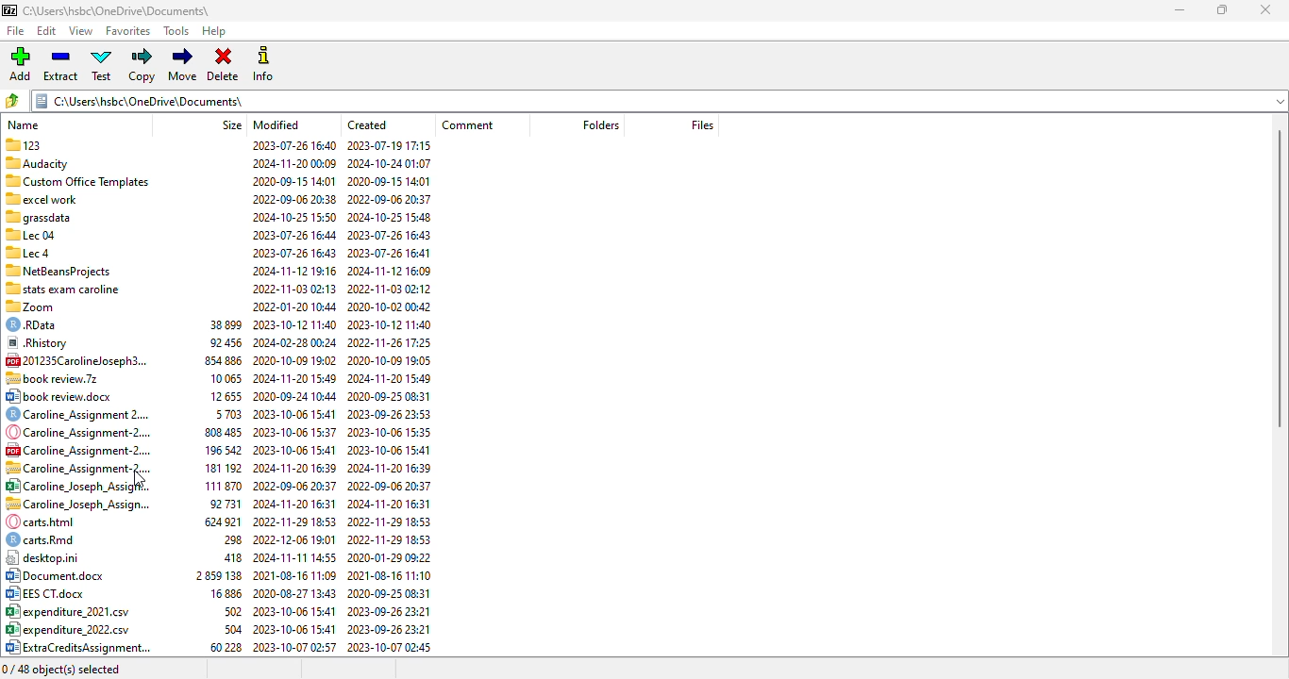  Describe the element at coordinates (216, 289) in the screenshot. I see `1 stats exam caroline 2022-11-03 02:13 2022-11-03 02:12` at that location.